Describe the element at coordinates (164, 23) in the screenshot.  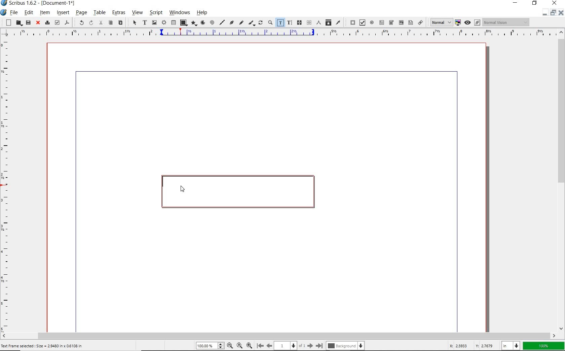
I see `render frame` at that location.